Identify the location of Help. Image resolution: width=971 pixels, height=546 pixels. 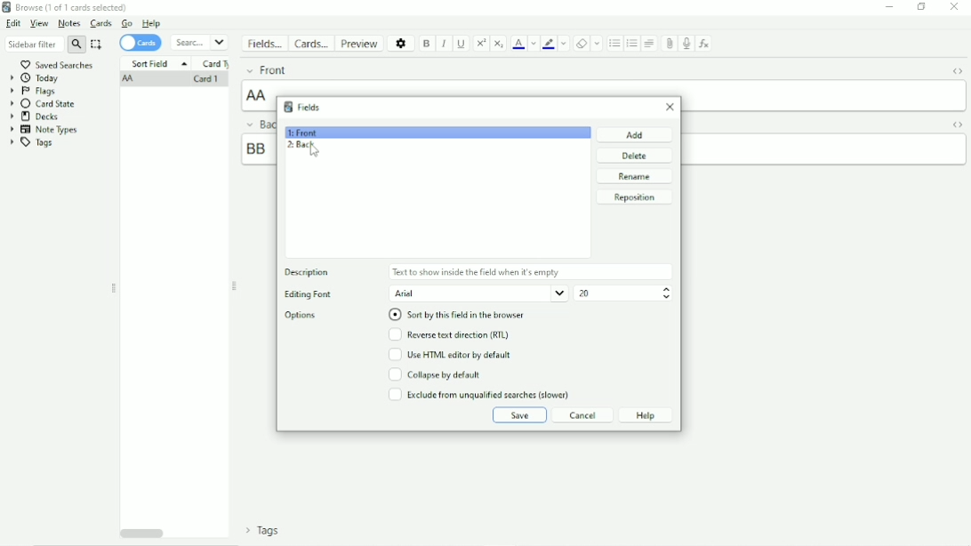
(646, 415).